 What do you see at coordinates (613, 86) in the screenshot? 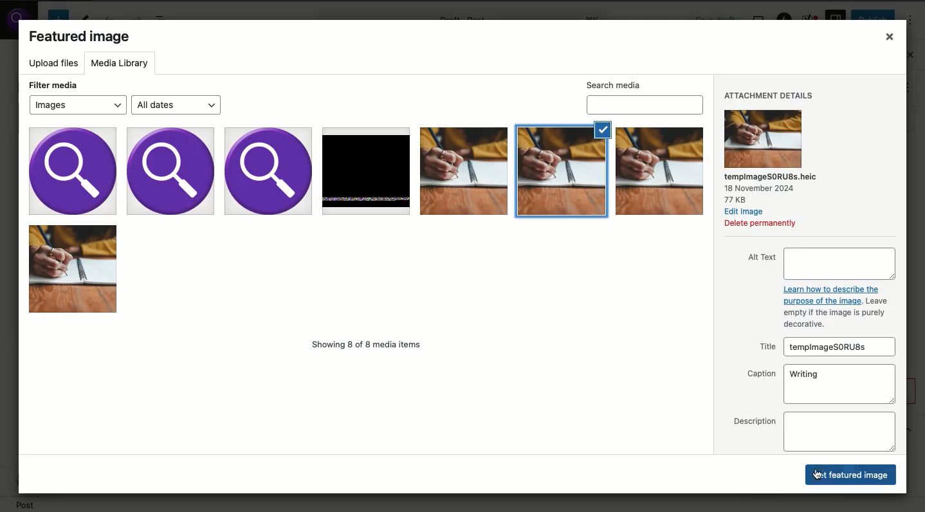
I see `Search media` at bounding box center [613, 86].